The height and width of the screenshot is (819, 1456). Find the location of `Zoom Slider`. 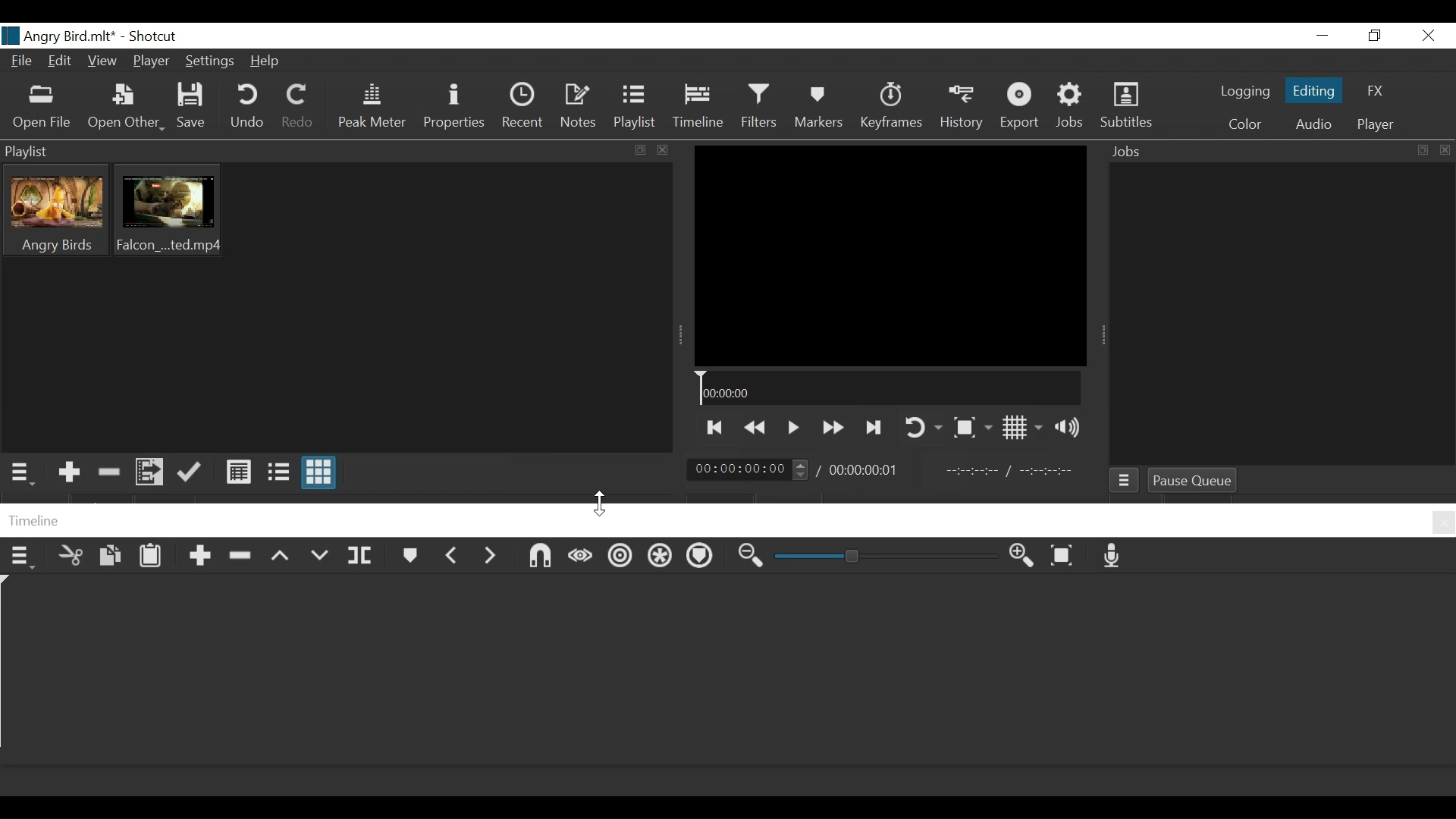

Zoom Slider is located at coordinates (882, 557).